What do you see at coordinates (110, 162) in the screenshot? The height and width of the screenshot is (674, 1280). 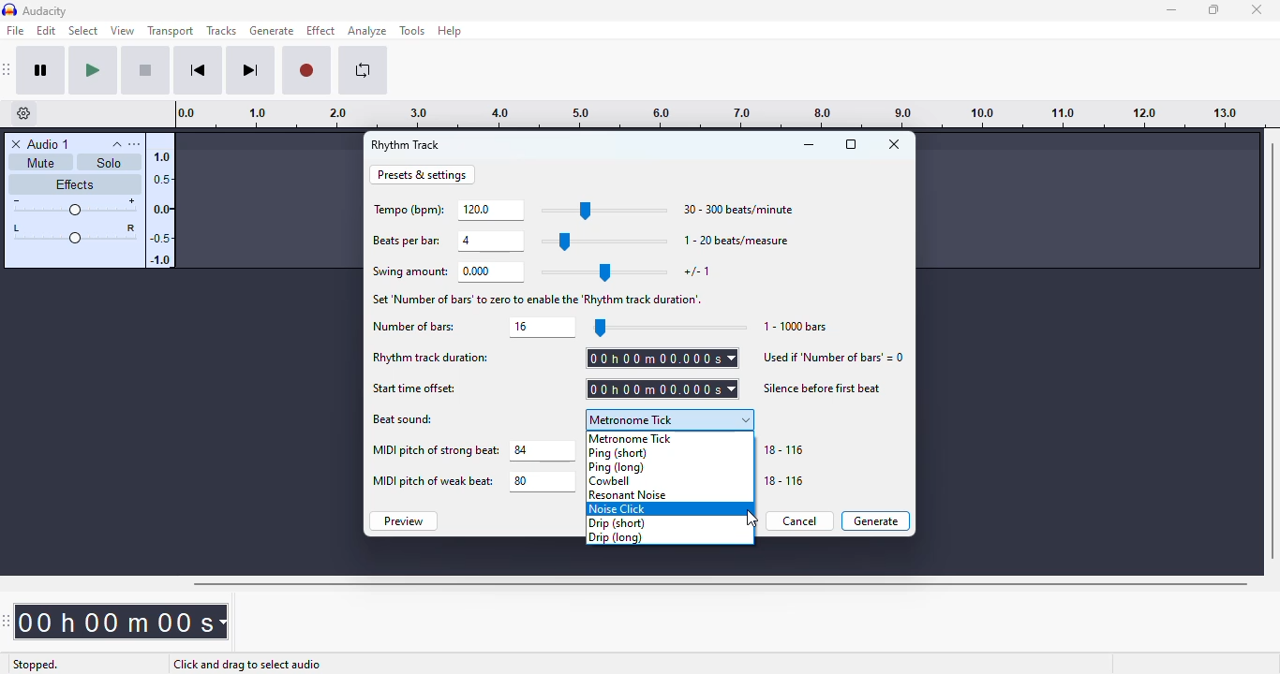 I see `solo` at bounding box center [110, 162].